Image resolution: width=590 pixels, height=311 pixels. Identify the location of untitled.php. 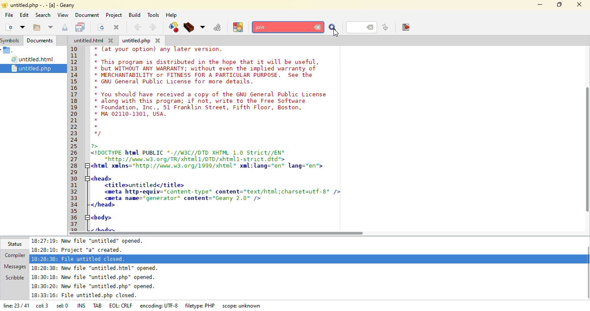
(136, 41).